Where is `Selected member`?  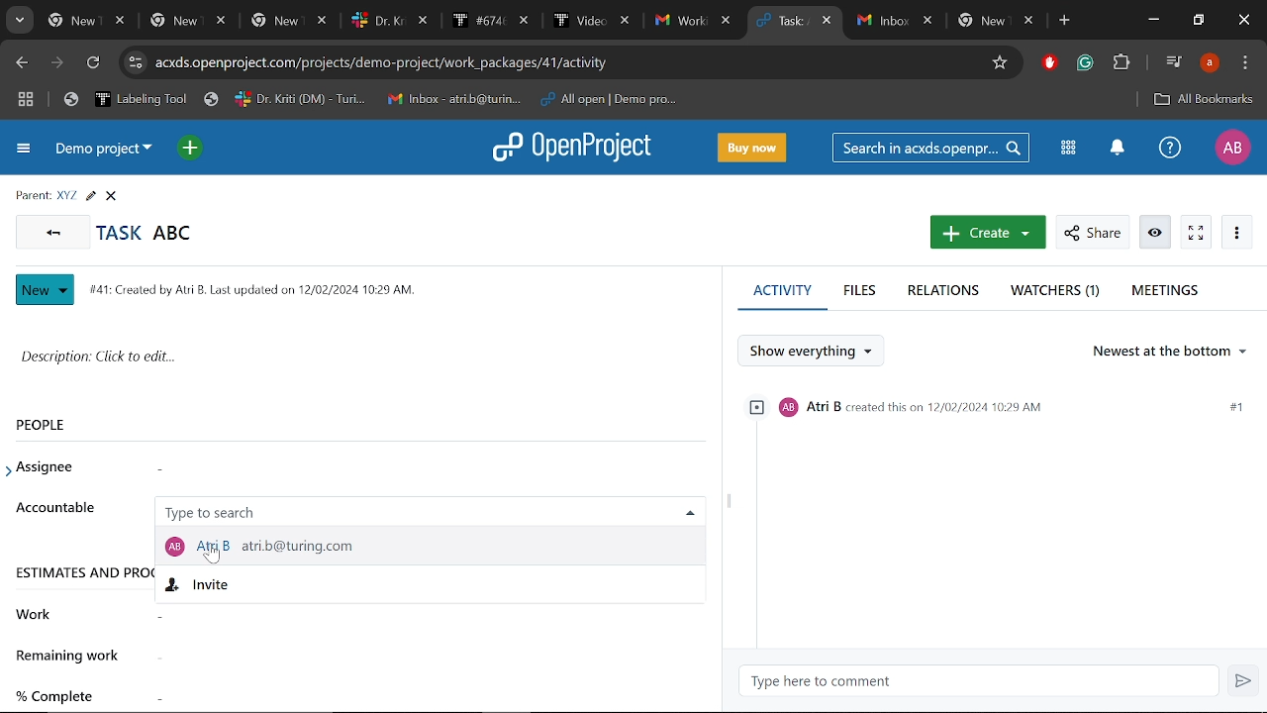
Selected member is located at coordinates (433, 544).